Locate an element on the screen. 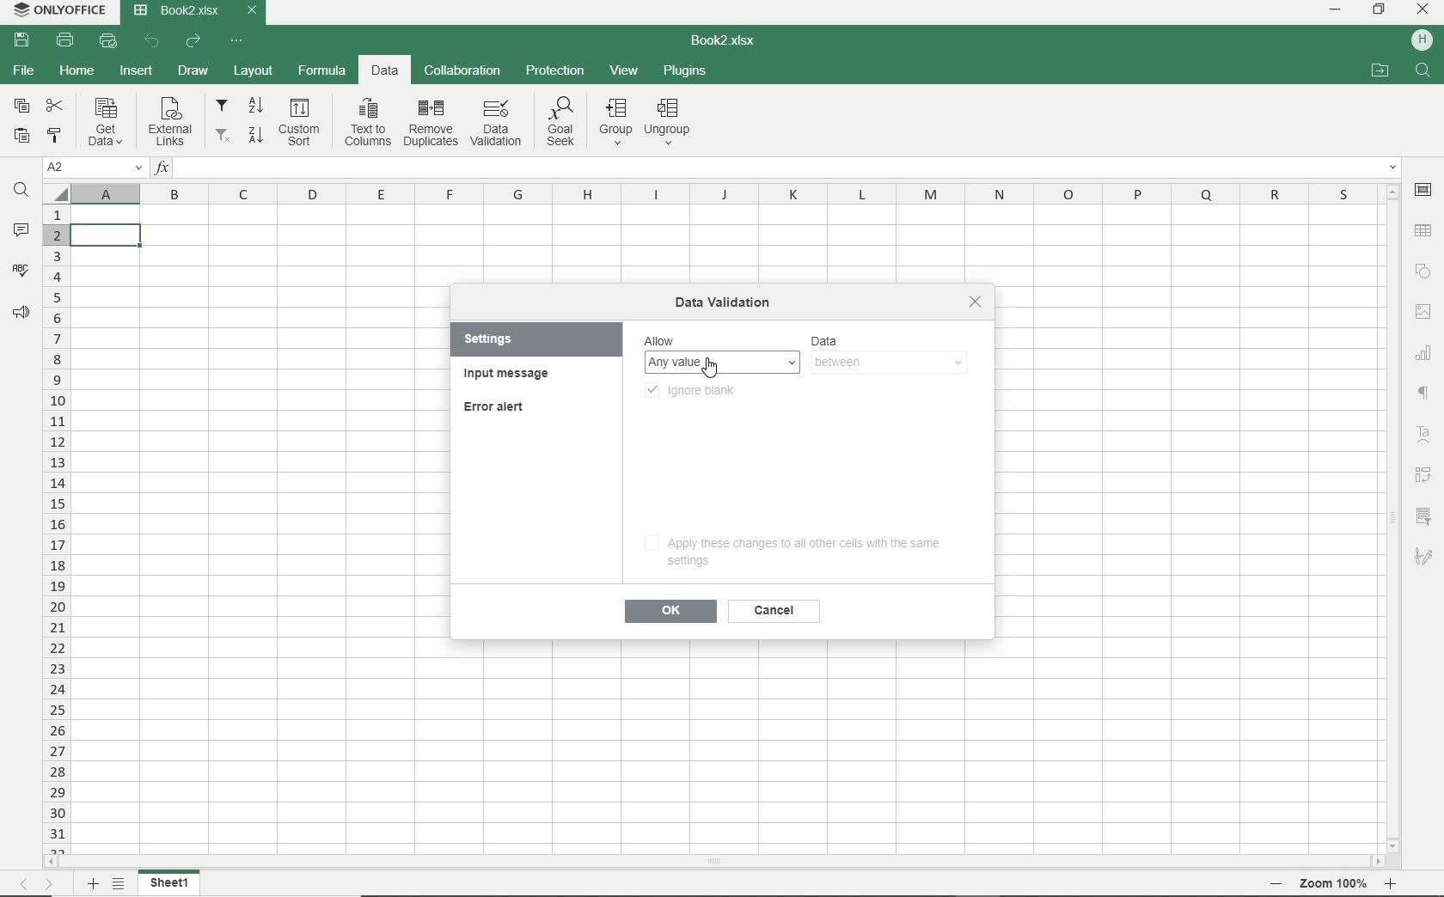  DOCUMENT NAME is located at coordinates (724, 40).